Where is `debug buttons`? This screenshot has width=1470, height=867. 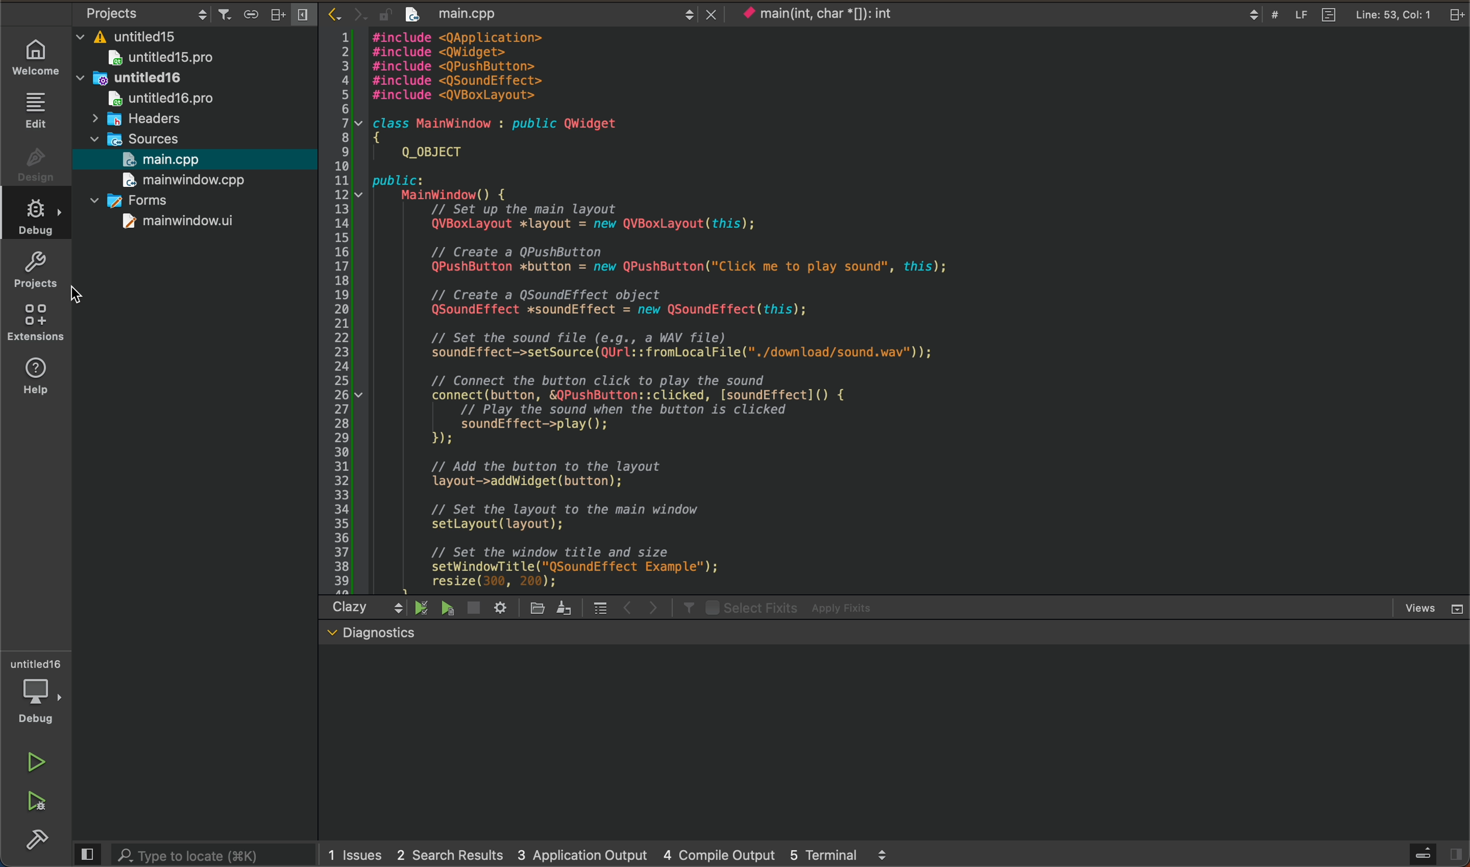 debug buttons is located at coordinates (444, 609).